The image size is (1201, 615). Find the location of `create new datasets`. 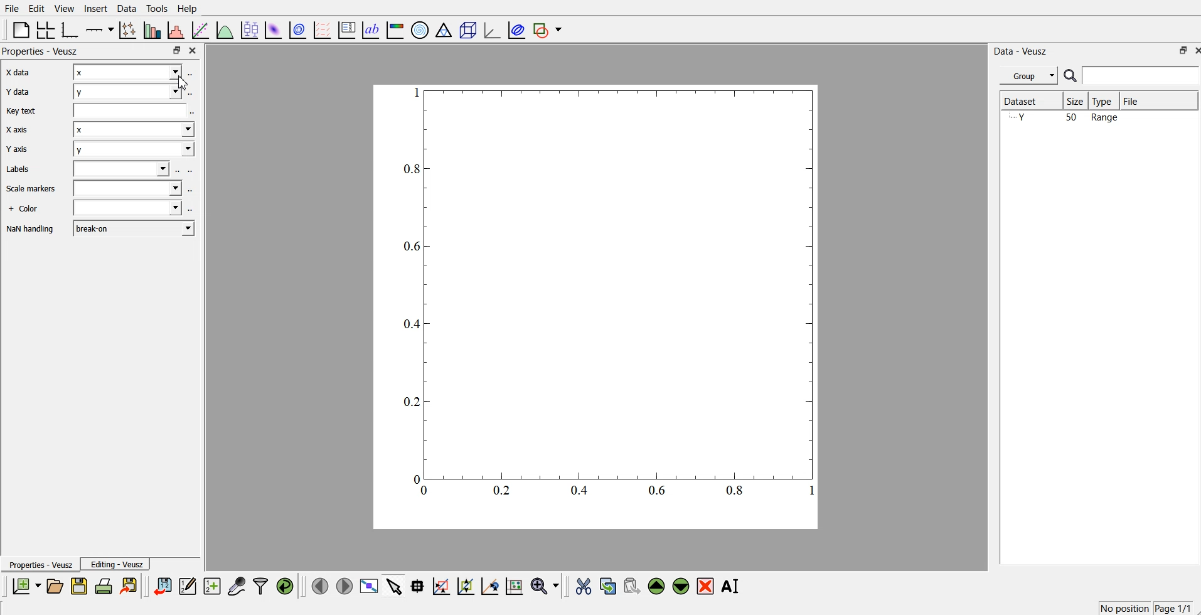

create new datasets is located at coordinates (213, 587).